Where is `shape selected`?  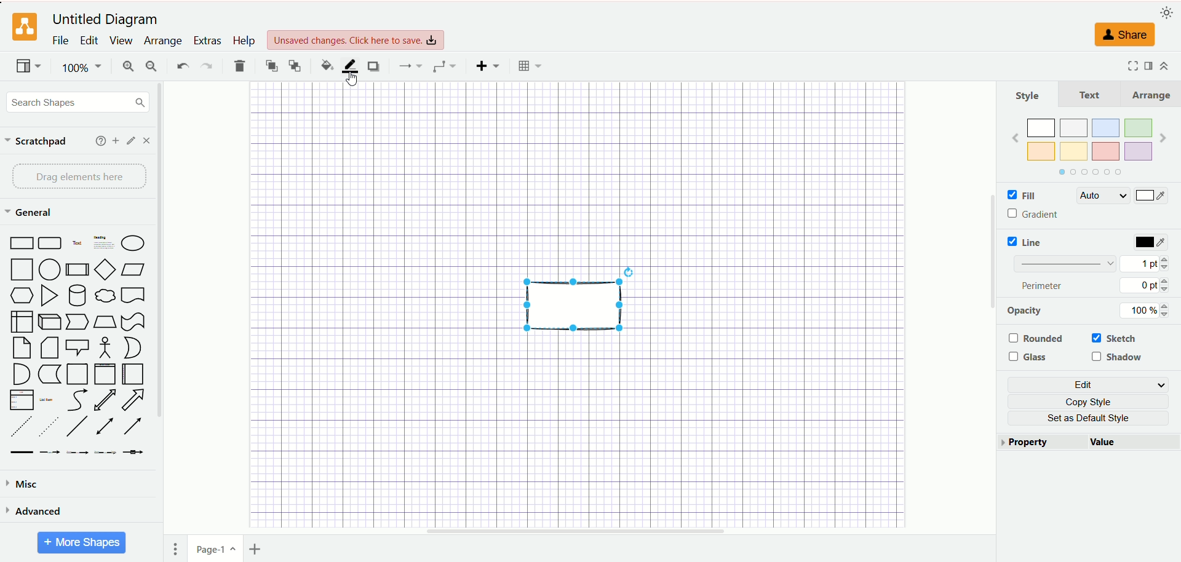
shape selected is located at coordinates (586, 299).